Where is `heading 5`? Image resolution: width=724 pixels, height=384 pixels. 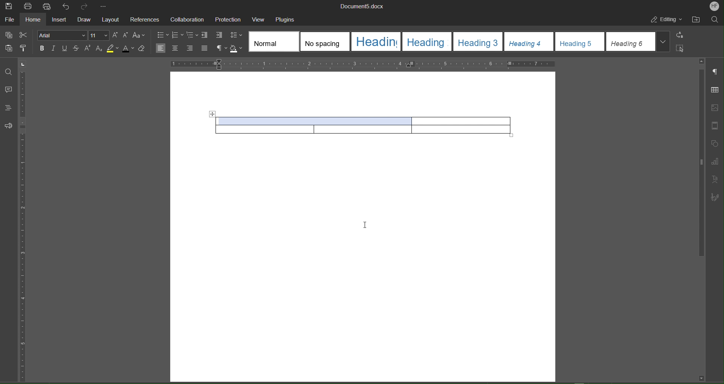 heading 5 is located at coordinates (580, 41).